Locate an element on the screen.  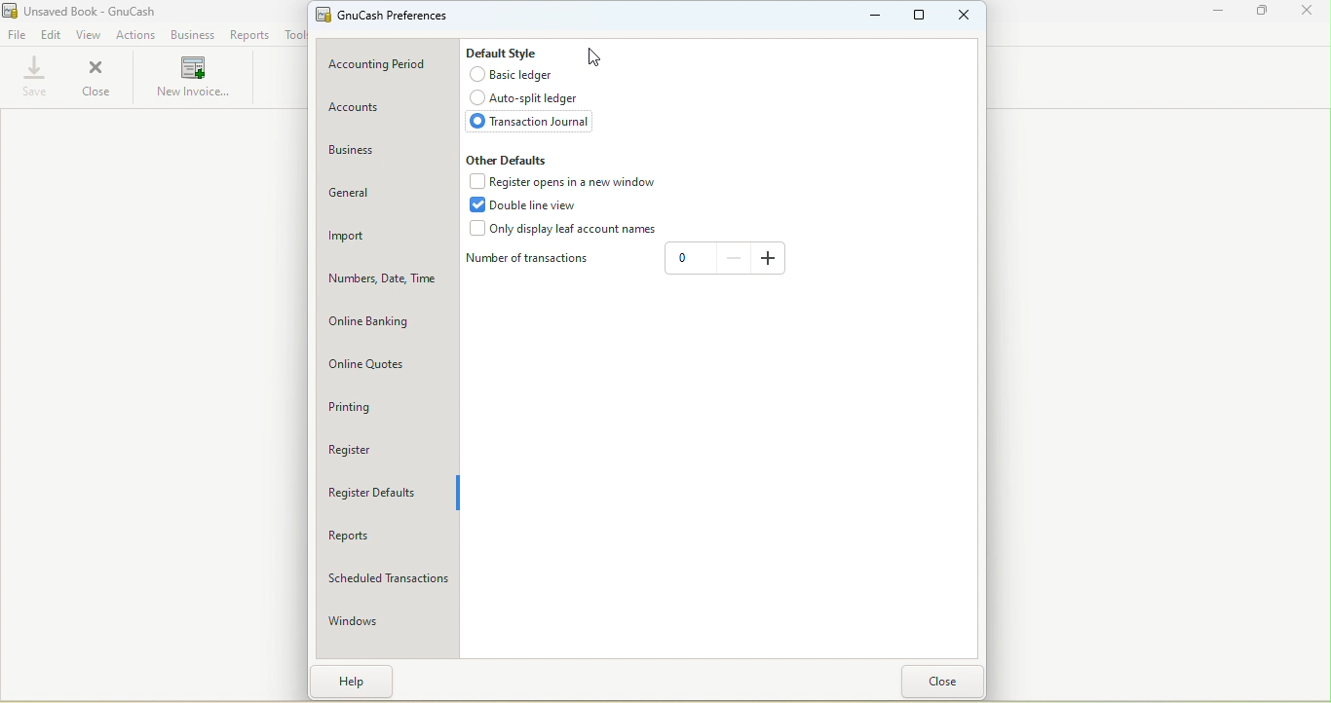
Save is located at coordinates (30, 78).